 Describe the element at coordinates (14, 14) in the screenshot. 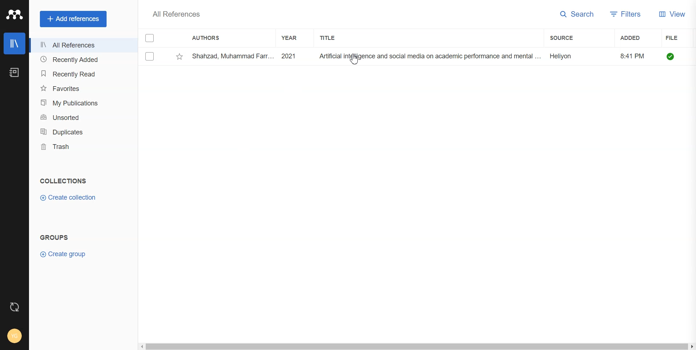

I see `Logo` at that location.